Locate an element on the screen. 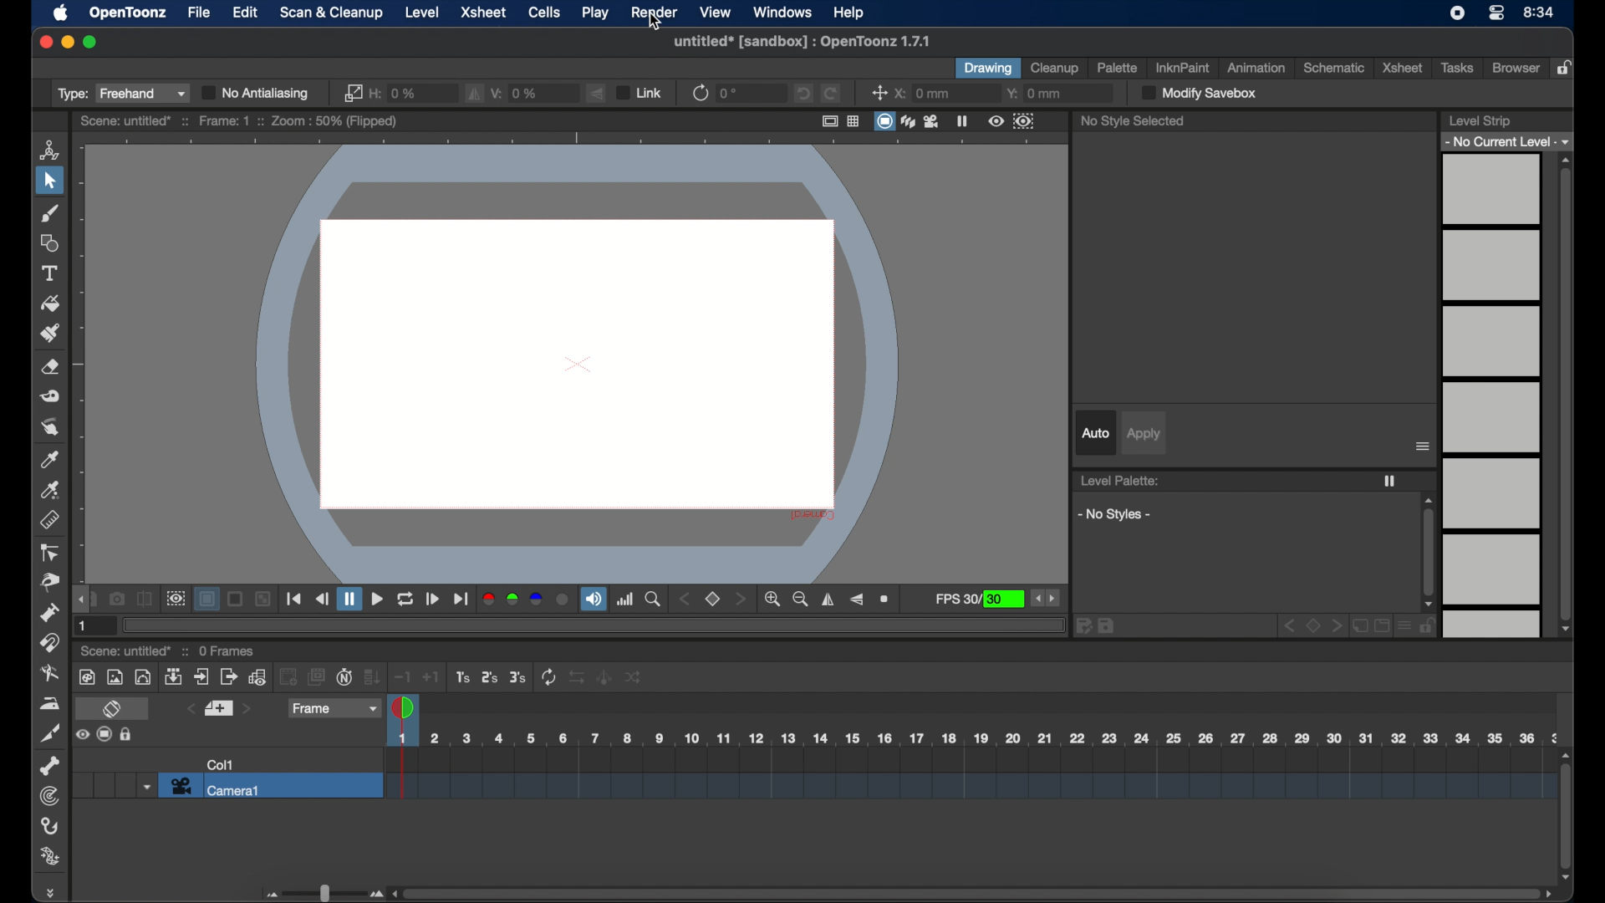 The image size is (1605, 903). animate tool is located at coordinates (49, 149).